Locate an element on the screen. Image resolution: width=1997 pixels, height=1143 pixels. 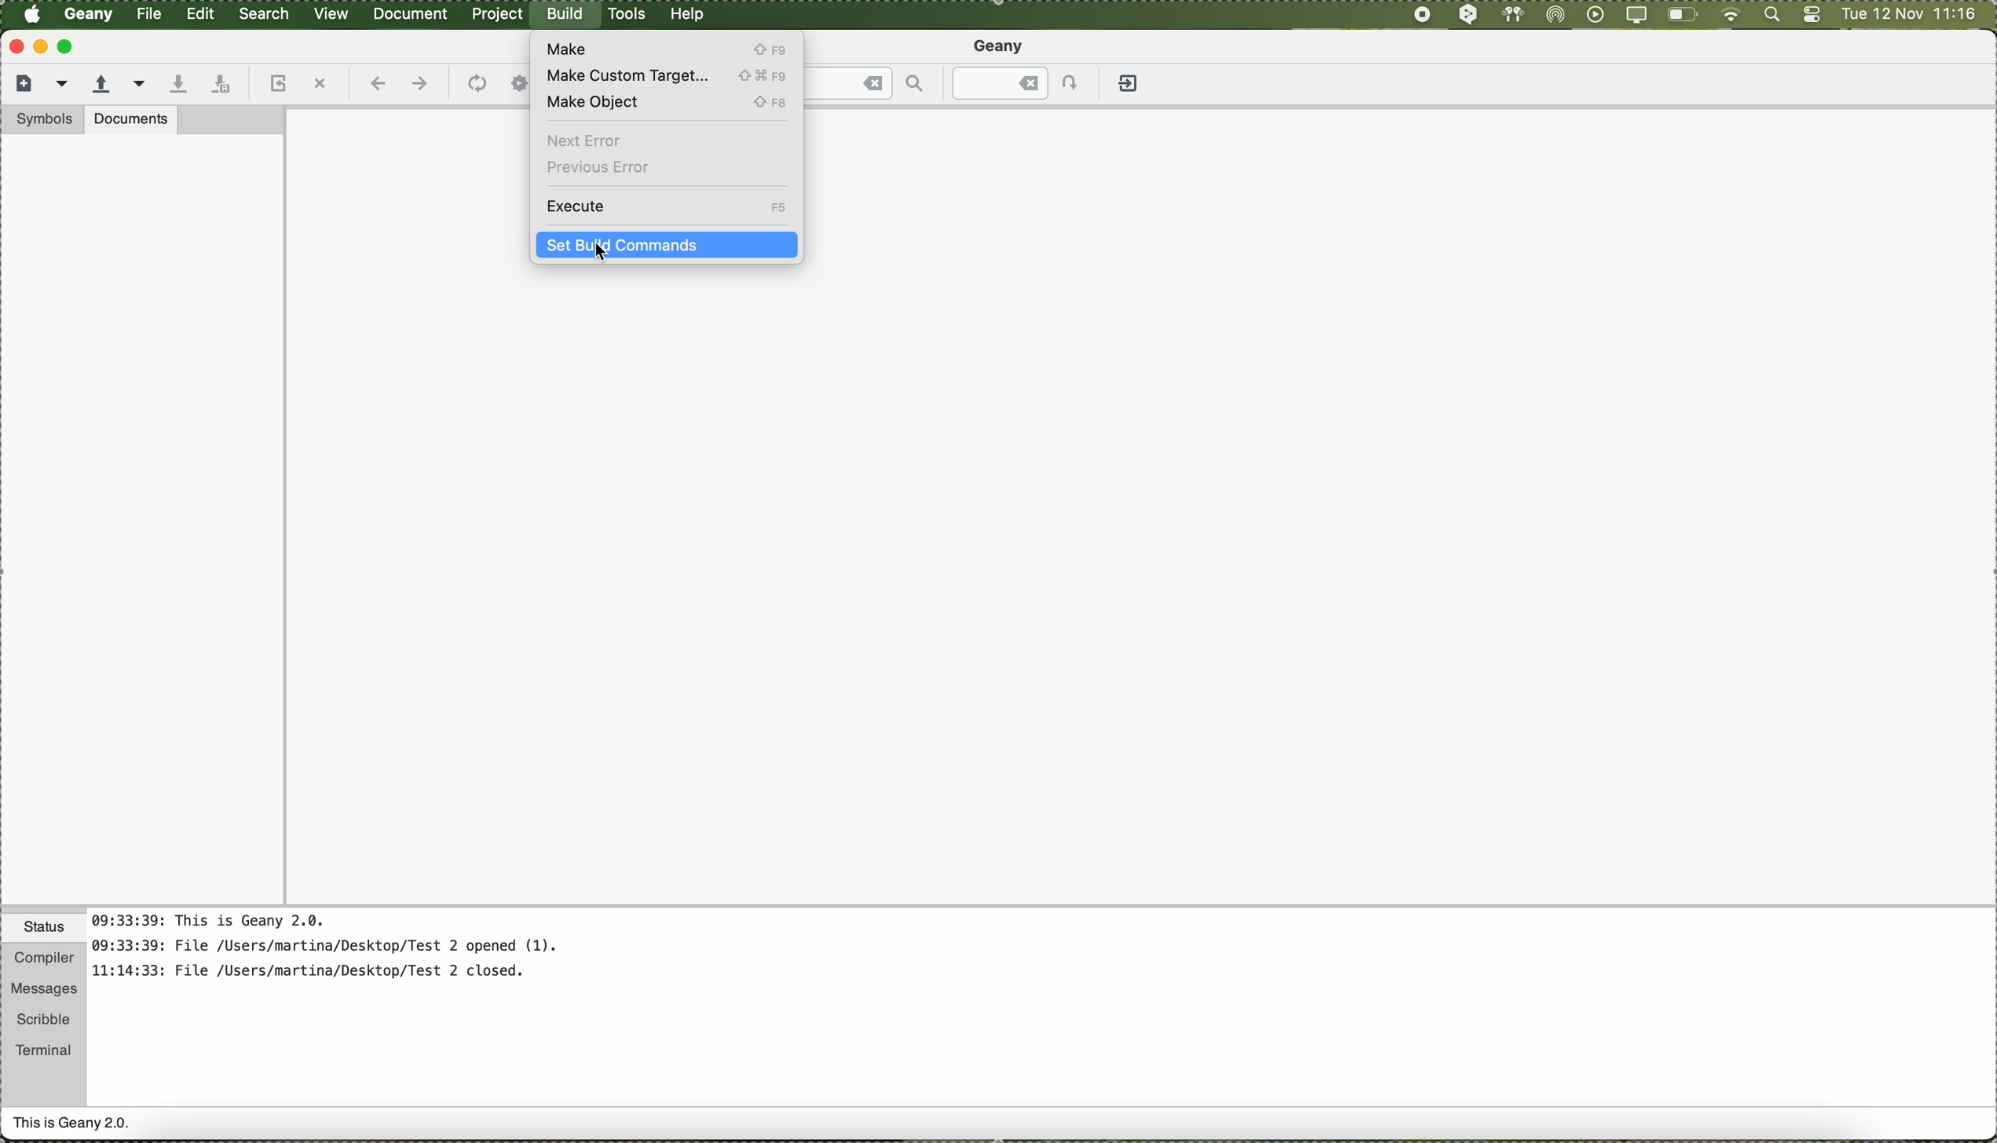
project is located at coordinates (496, 14).